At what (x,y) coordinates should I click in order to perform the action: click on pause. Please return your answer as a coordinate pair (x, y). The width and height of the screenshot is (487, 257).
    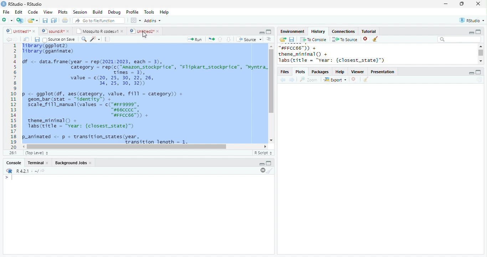
    Looking at the image, I should click on (262, 171).